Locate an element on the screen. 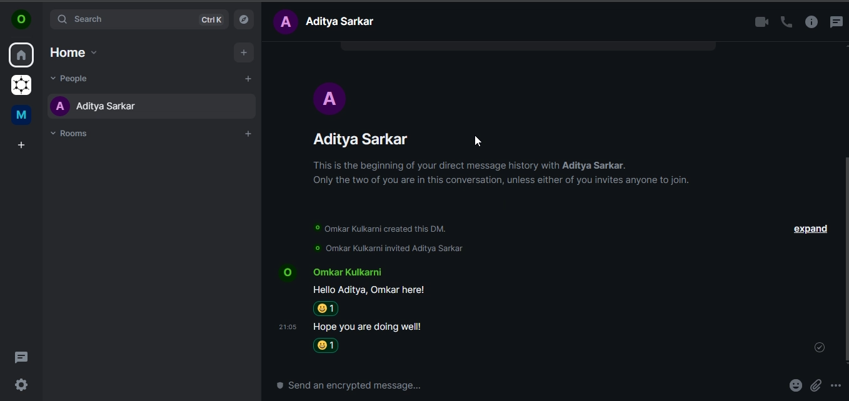 The height and width of the screenshot is (401, 849). me is located at coordinates (20, 115).